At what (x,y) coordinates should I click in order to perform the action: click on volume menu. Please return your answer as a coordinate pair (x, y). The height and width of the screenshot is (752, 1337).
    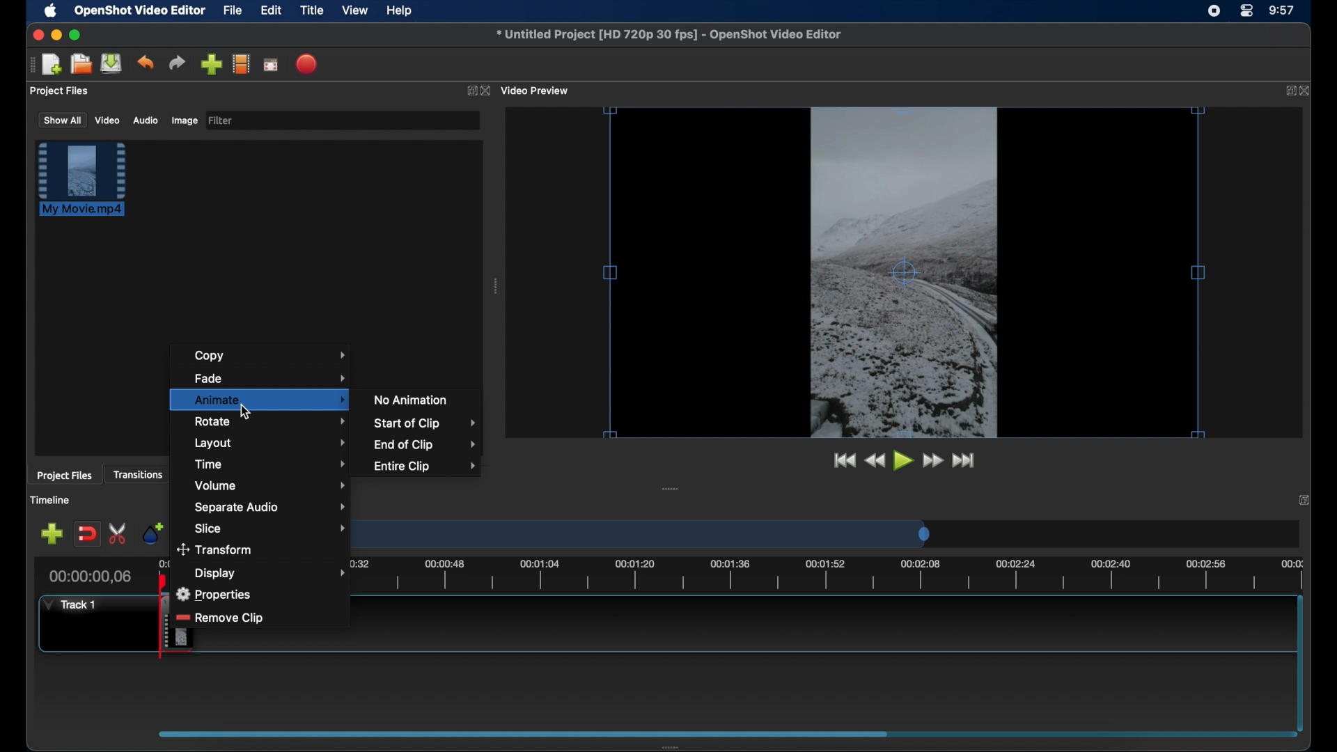
    Looking at the image, I should click on (270, 486).